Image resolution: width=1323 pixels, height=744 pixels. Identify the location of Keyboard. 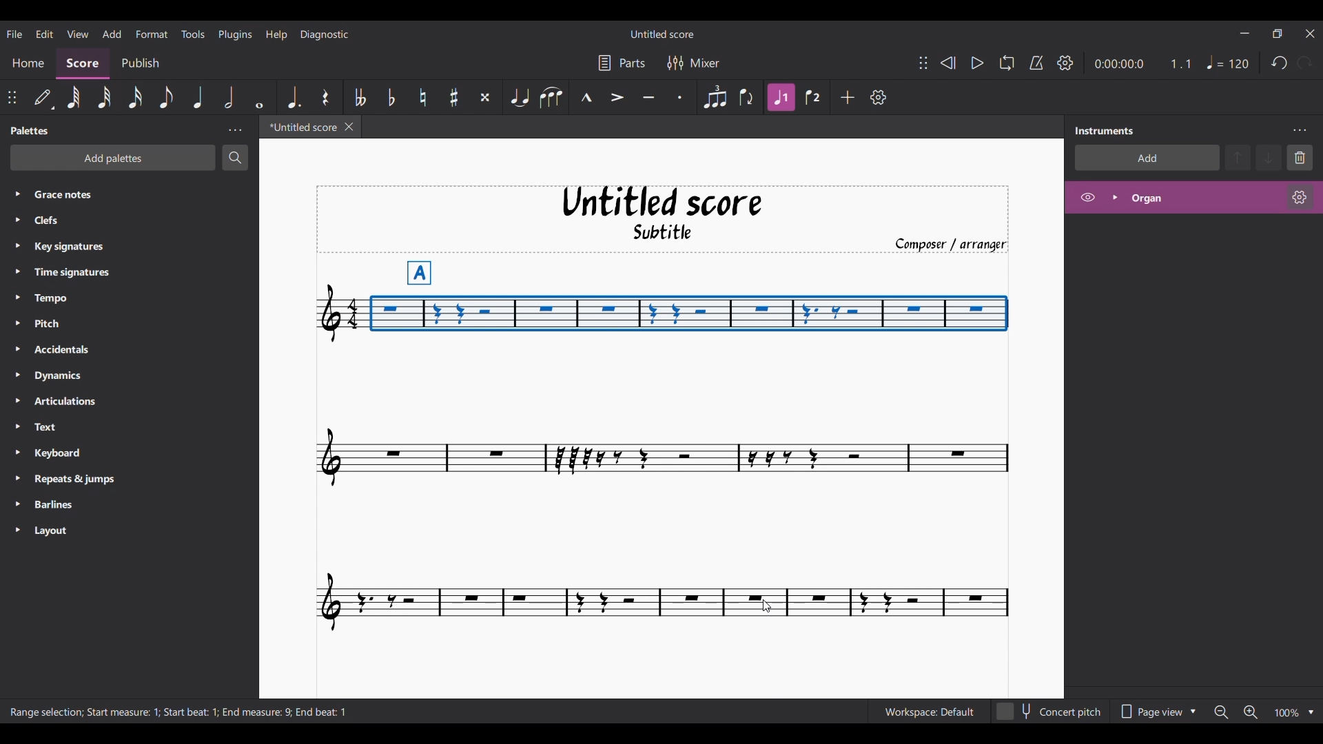
(74, 455).